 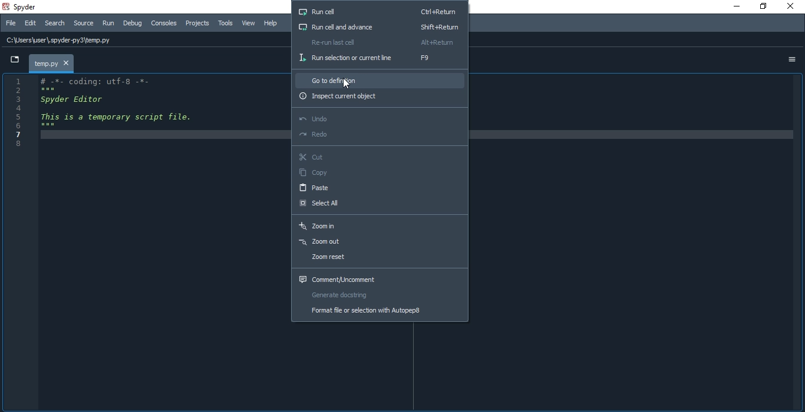 I want to click on spyder, so click(x=26, y=6).